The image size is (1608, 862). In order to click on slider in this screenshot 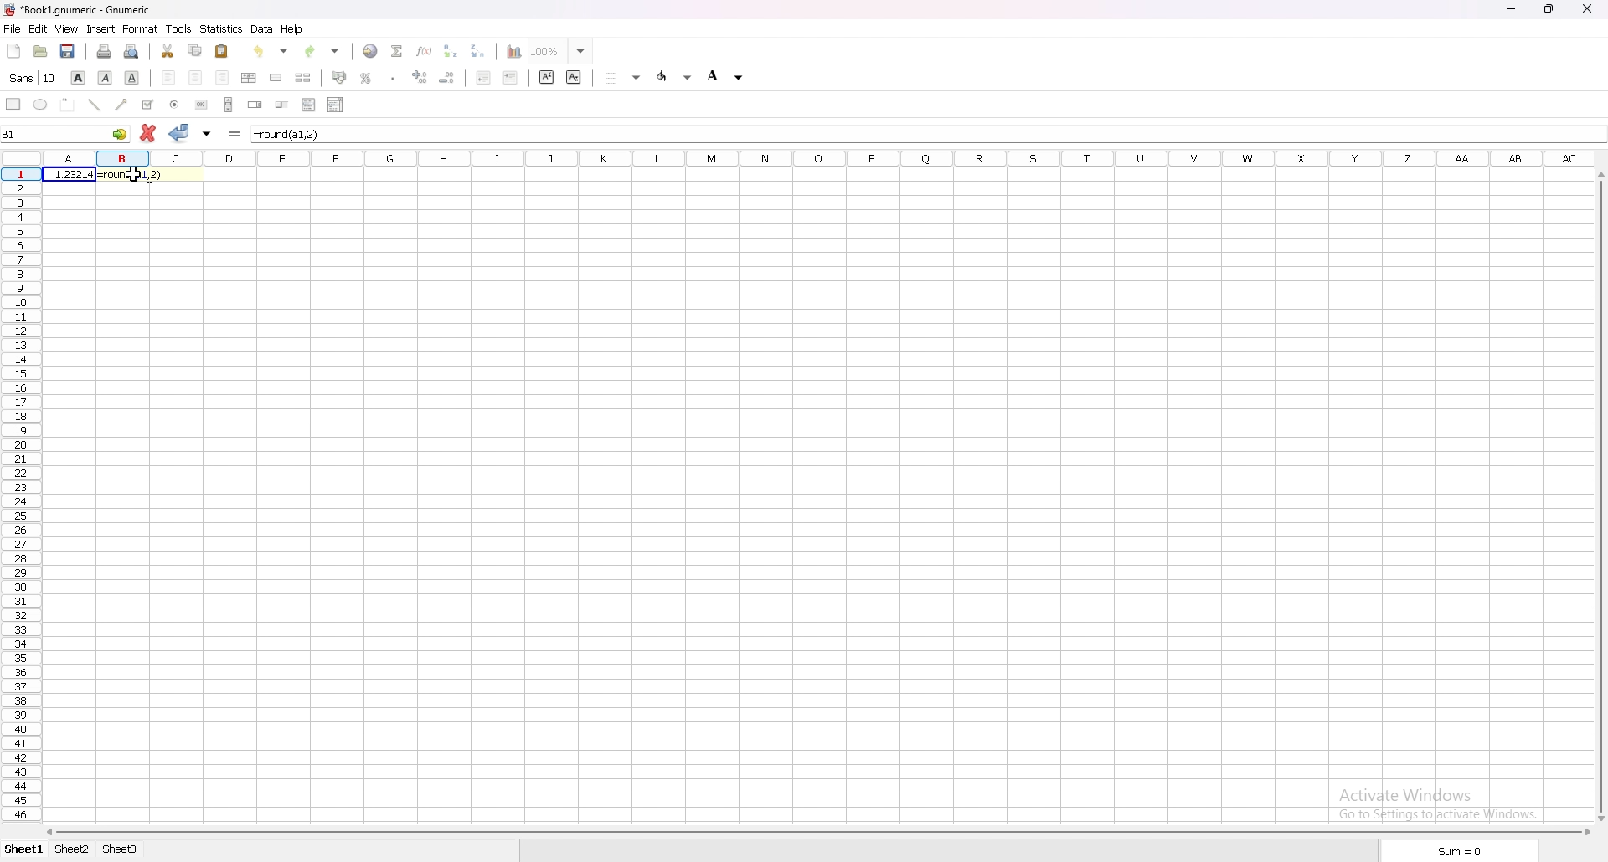, I will do `click(282, 105)`.